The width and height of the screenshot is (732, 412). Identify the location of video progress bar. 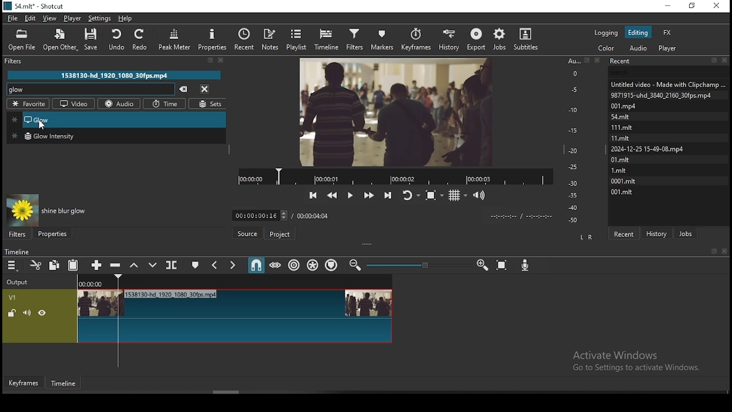
(395, 176).